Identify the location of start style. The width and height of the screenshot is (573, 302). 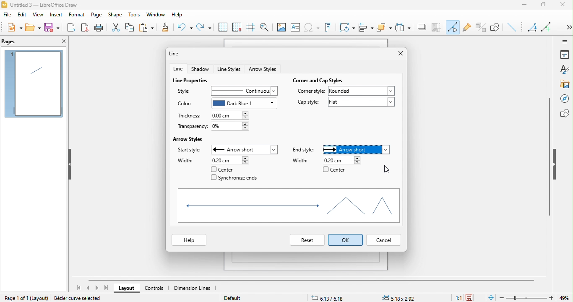
(189, 150).